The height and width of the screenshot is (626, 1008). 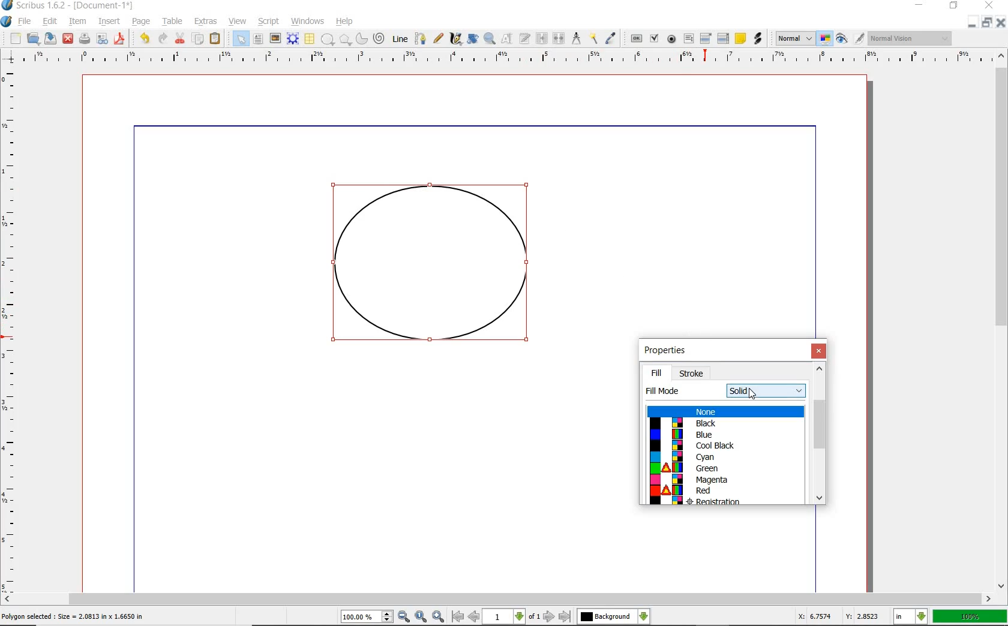 What do you see at coordinates (512, 616) in the screenshot?
I see `1 of 1` at bounding box center [512, 616].